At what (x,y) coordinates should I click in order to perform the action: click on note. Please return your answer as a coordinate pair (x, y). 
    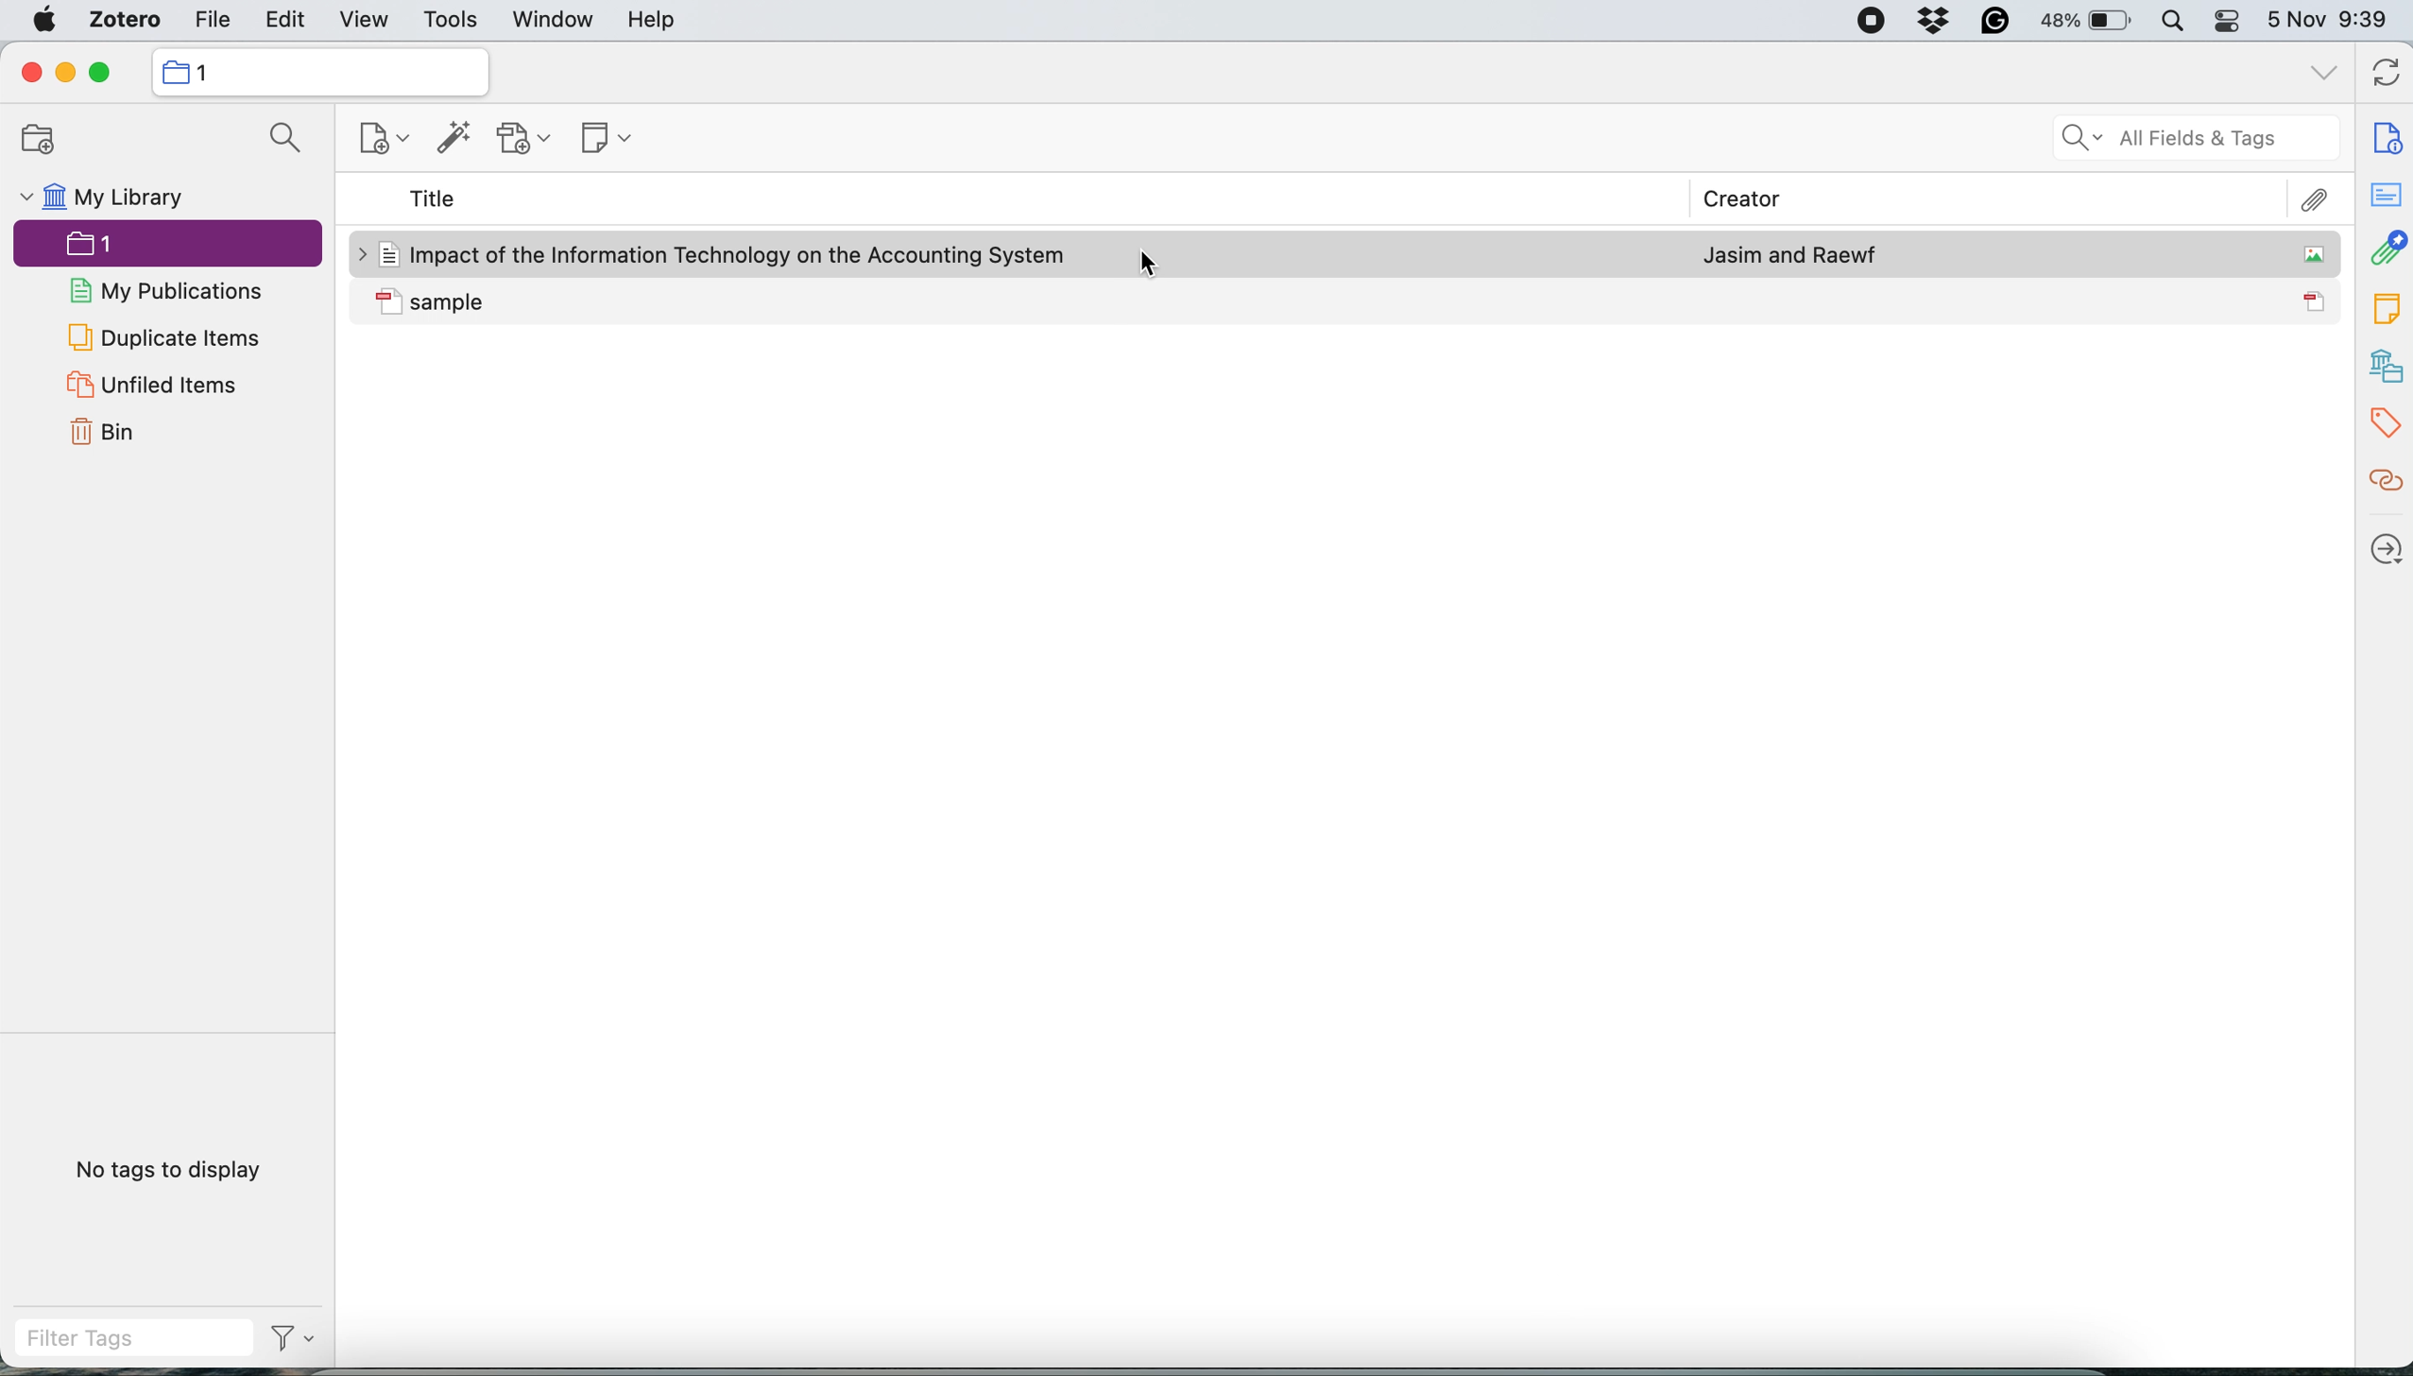
    Looking at the image, I should click on (2386, 308).